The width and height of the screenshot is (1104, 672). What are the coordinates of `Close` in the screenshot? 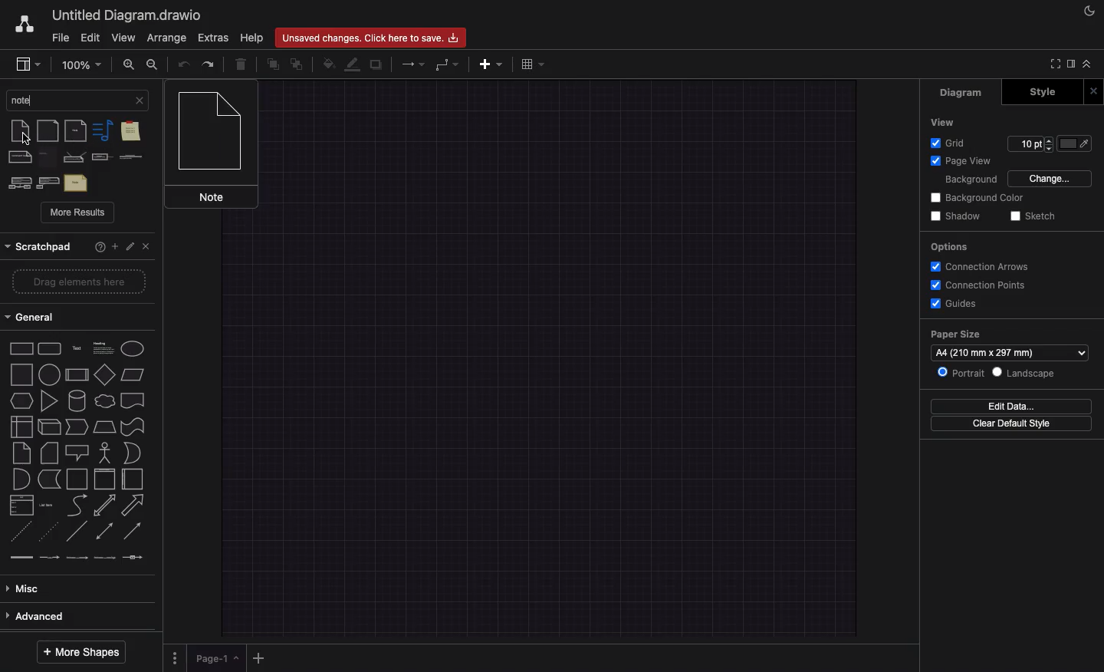 It's located at (149, 248).